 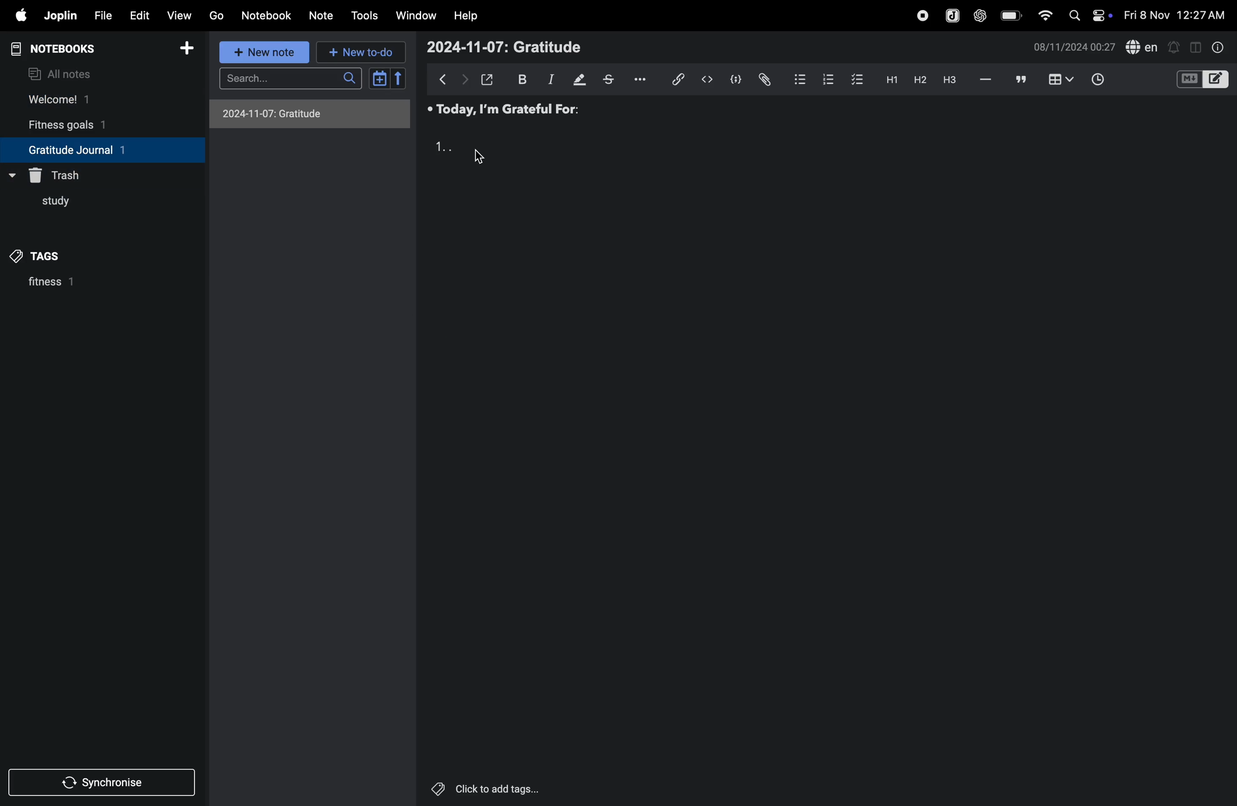 What do you see at coordinates (504, 47) in the screenshot?
I see `2024-11-07: Gratitude` at bounding box center [504, 47].